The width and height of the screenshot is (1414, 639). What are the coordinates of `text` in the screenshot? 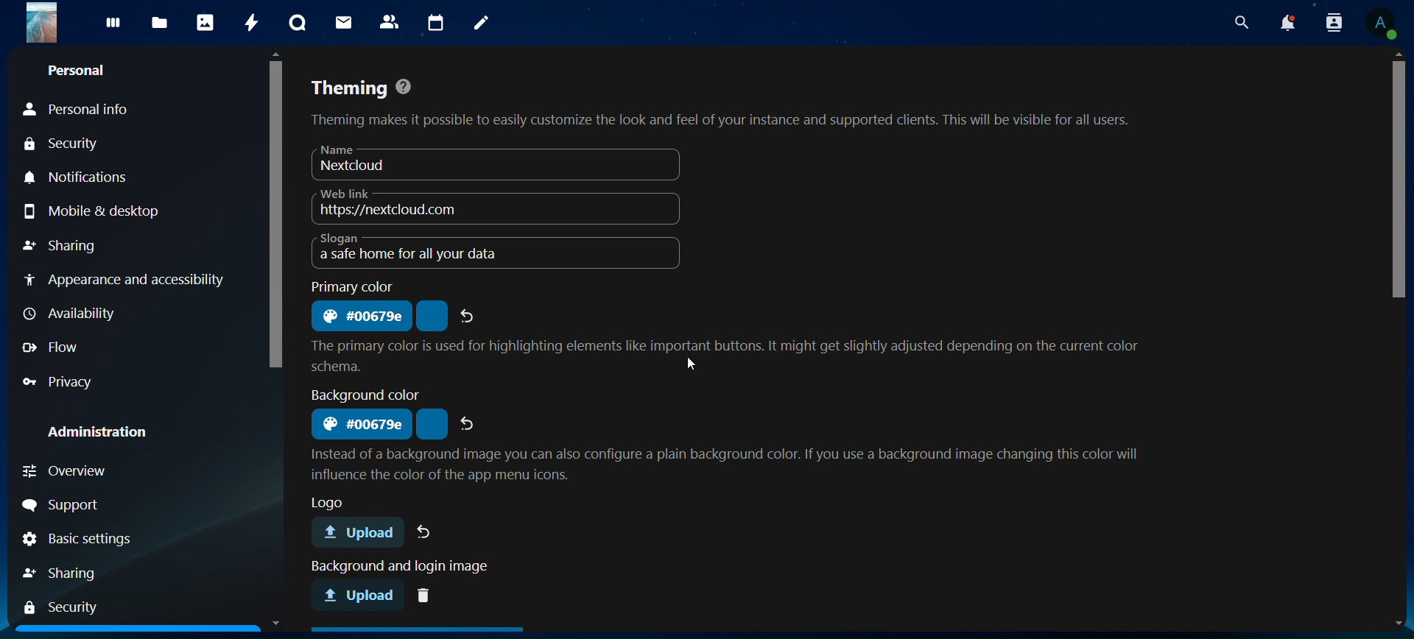 It's located at (364, 395).